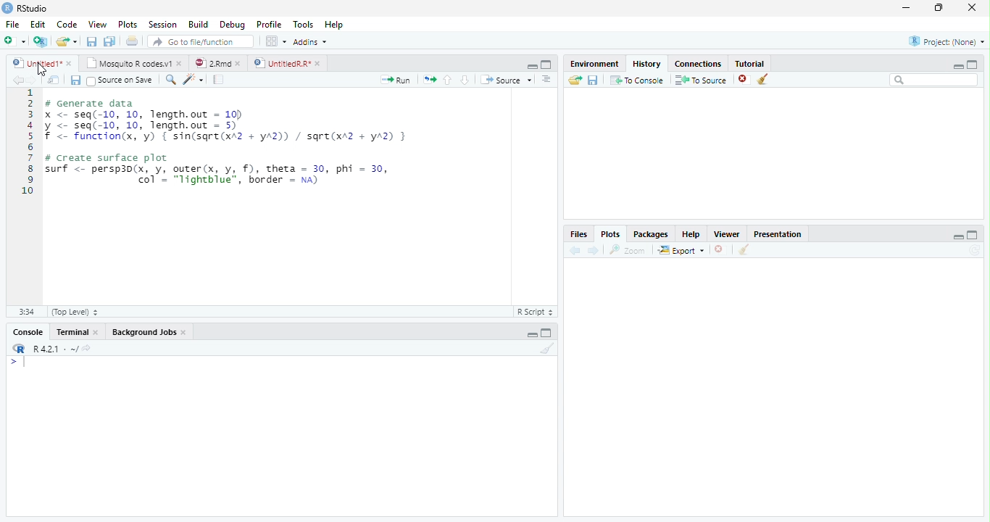 The height and width of the screenshot is (522, 990). I want to click on View the current working directory, so click(87, 347).